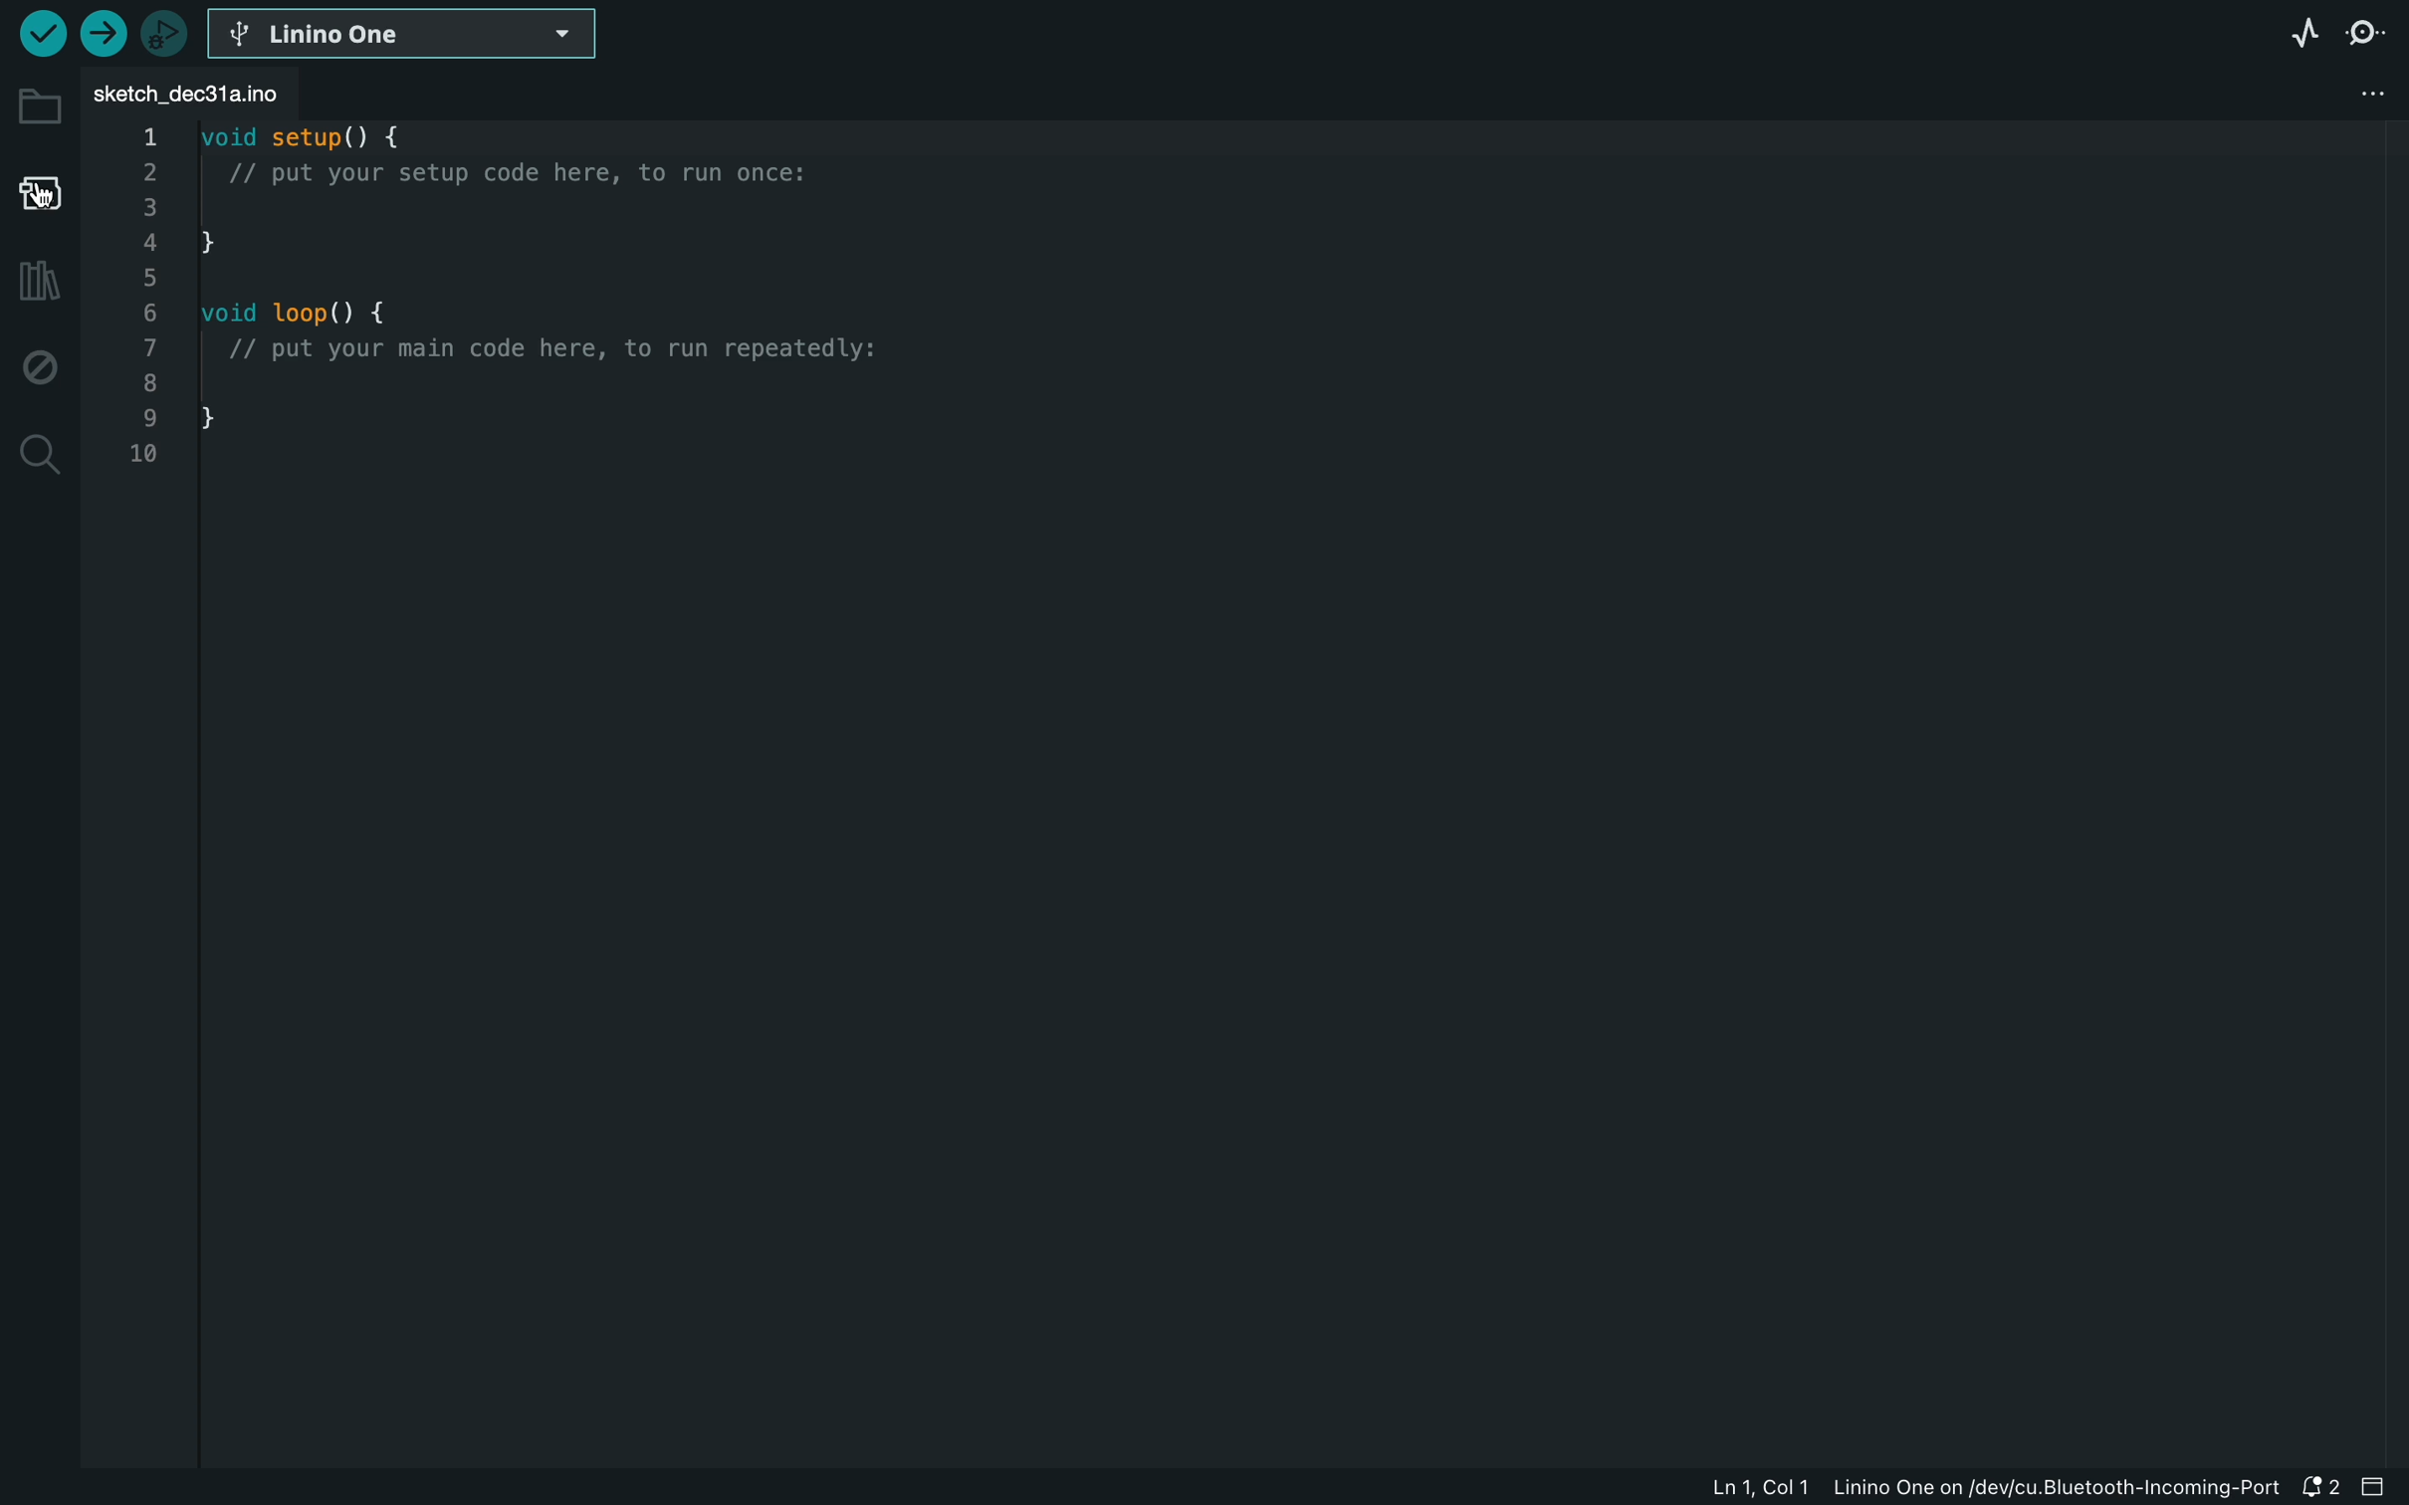 Image resolution: width=2409 pixels, height=1505 pixels. Describe the element at coordinates (37, 452) in the screenshot. I see `search` at that location.